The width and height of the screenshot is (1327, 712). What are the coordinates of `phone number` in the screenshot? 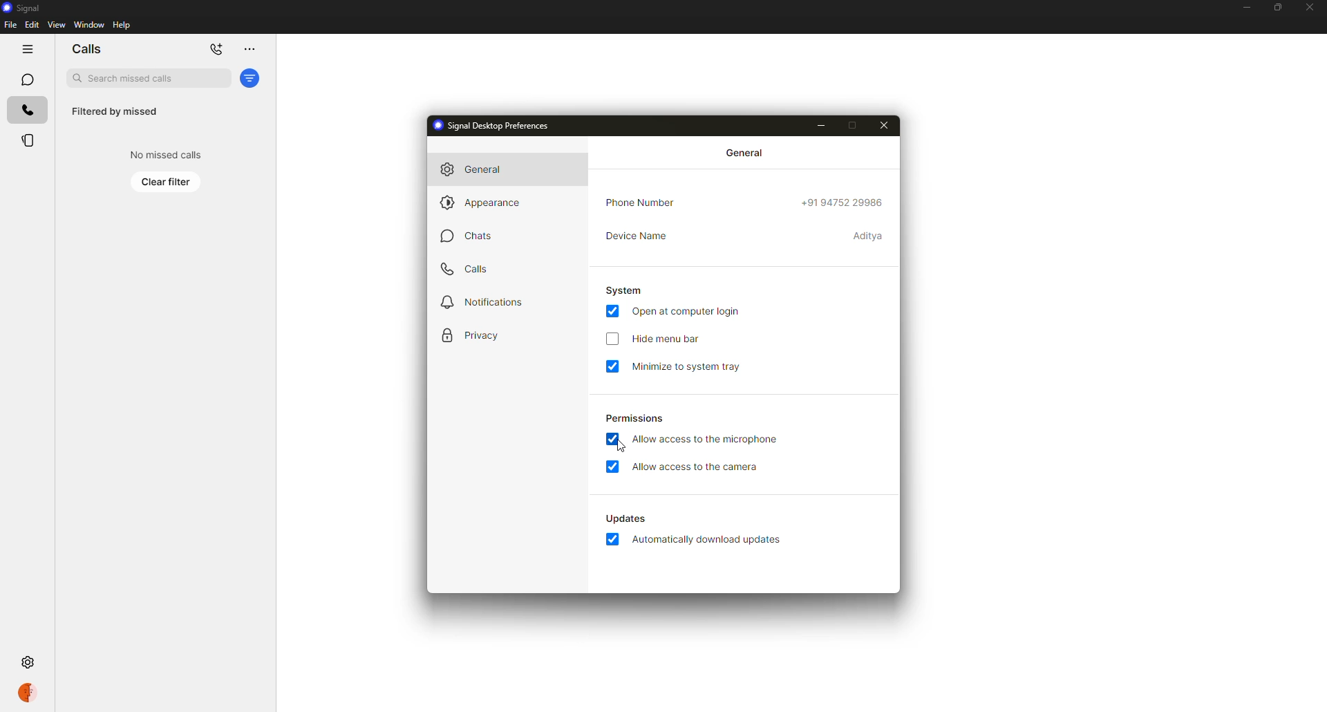 It's located at (843, 205).